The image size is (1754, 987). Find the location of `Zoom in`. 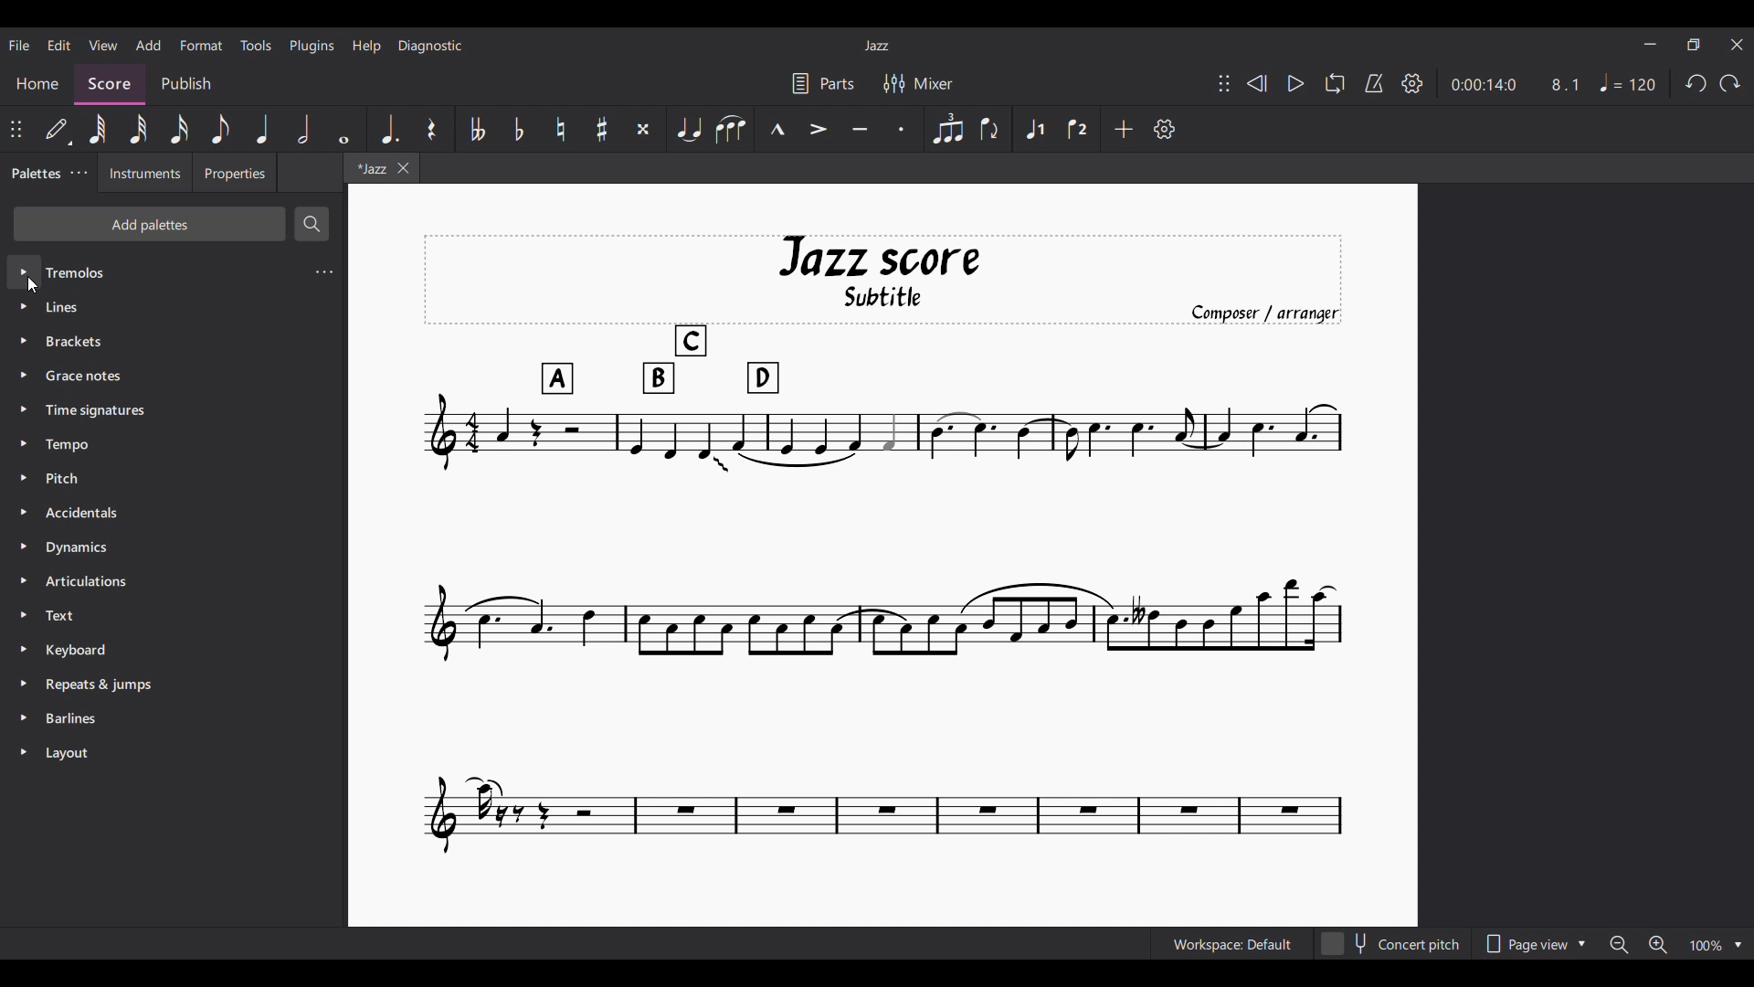

Zoom in is located at coordinates (1658, 944).